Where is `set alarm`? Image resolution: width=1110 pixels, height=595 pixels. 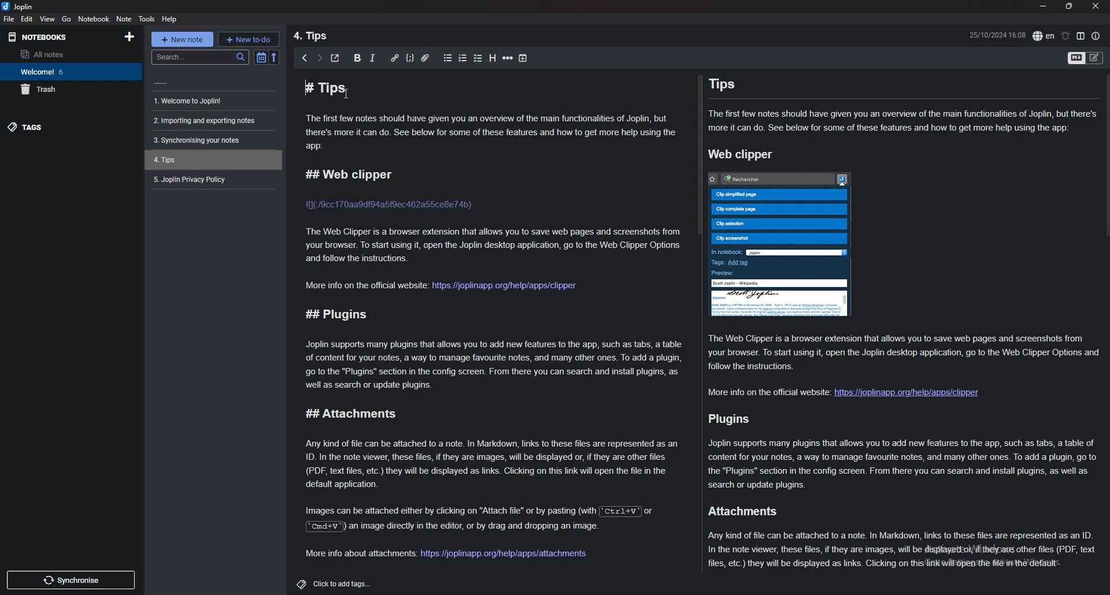 set alarm is located at coordinates (1065, 36).